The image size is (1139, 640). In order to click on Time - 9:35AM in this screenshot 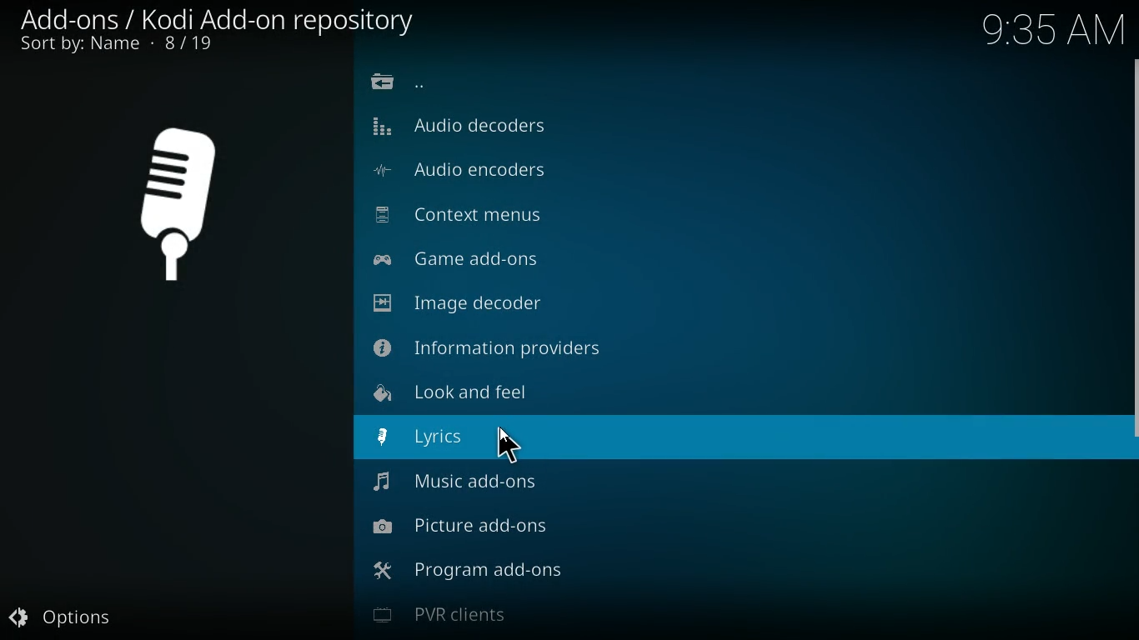, I will do `click(1053, 29)`.